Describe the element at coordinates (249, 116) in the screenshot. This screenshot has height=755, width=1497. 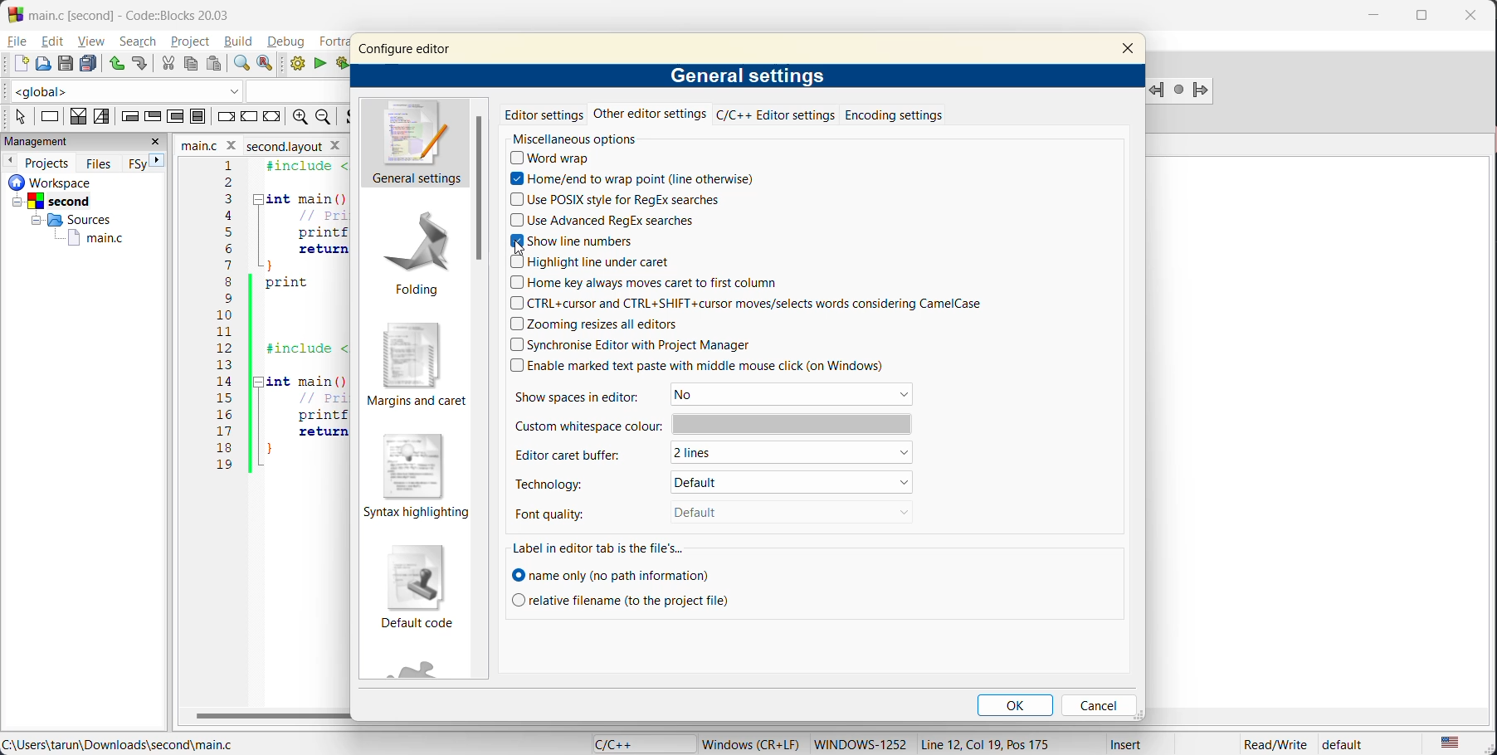
I see `continue instruction` at that location.